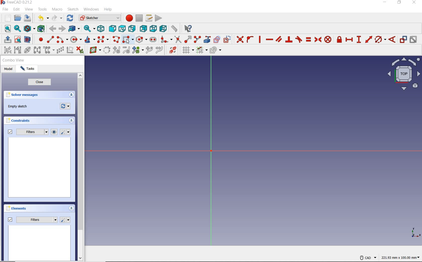 This screenshot has height=262, width=422. Describe the element at coordinates (60, 50) in the screenshot. I see `rectangular array` at that location.